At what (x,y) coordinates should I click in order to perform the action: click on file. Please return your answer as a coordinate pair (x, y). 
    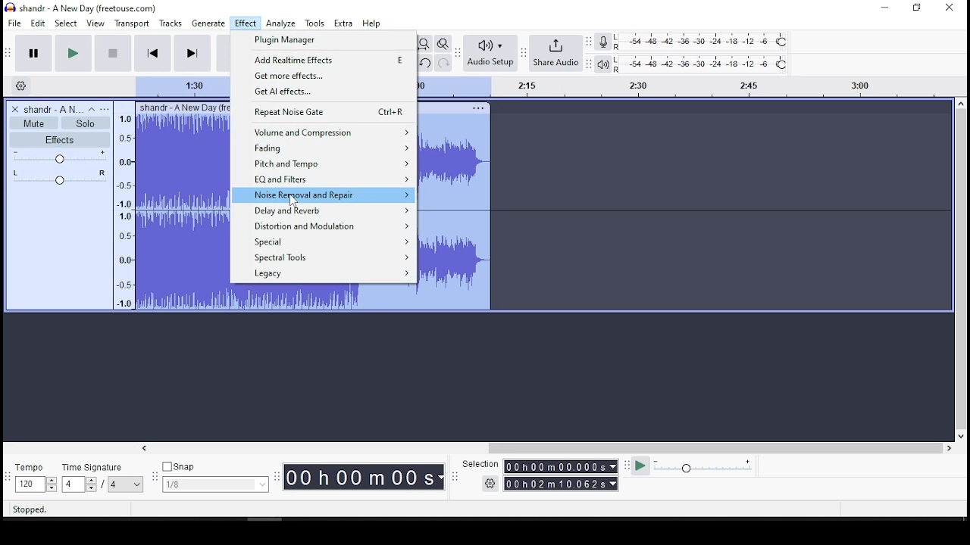
    Looking at the image, I should click on (14, 23).